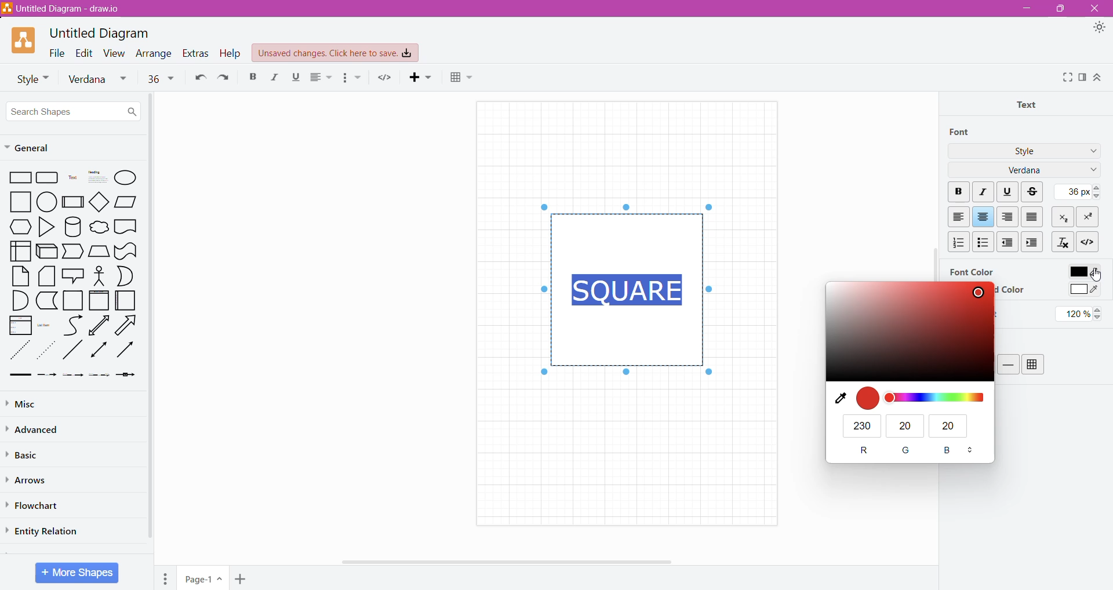  I want to click on Diamond, so click(100, 201).